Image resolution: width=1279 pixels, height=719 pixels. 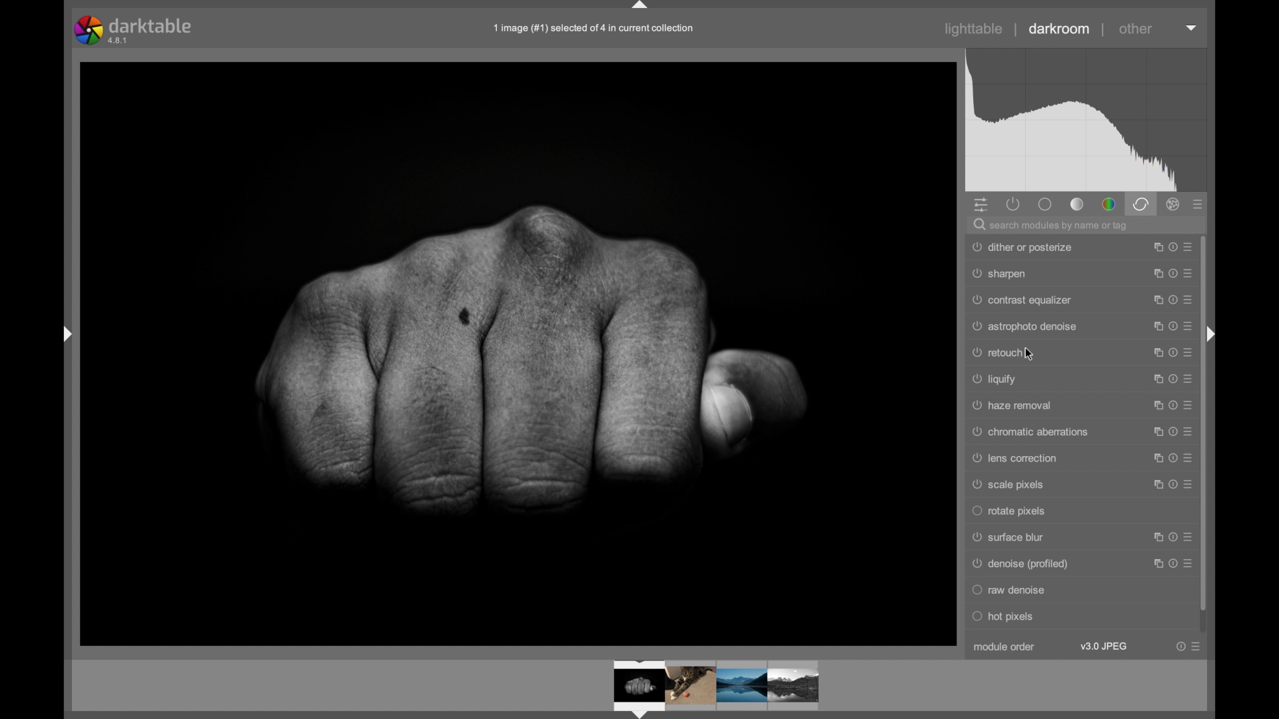 What do you see at coordinates (1010, 511) in the screenshot?
I see `rotate pixels` at bounding box center [1010, 511].